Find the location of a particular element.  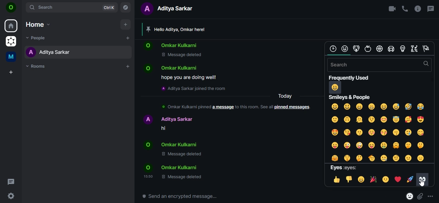

 is located at coordinates (422, 179).